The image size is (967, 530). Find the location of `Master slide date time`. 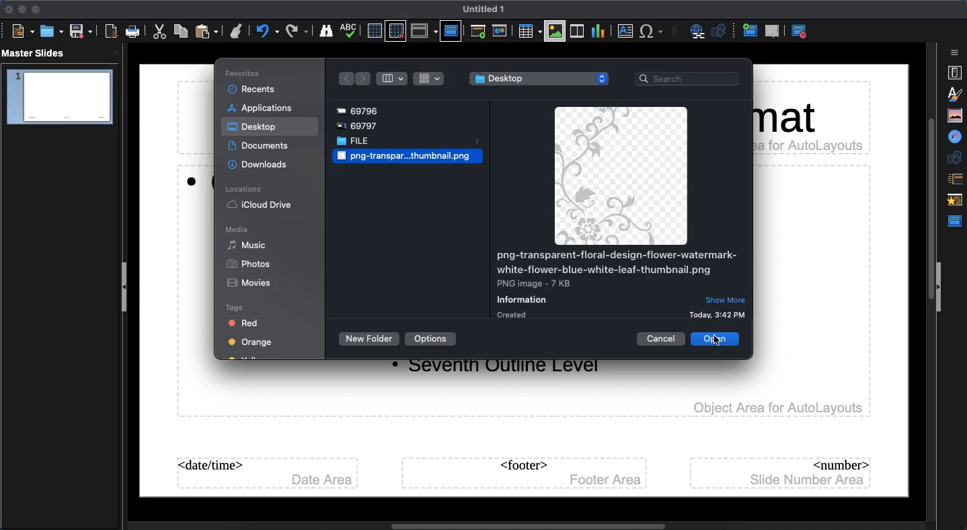

Master slide date time is located at coordinates (265, 474).